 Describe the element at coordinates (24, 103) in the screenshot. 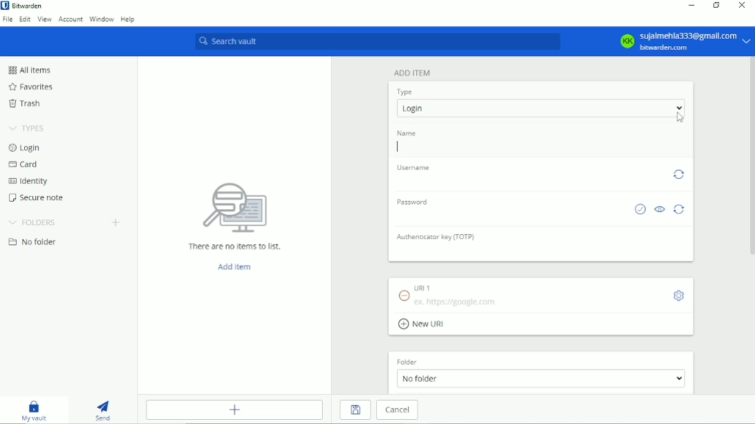

I see `Trash` at that location.